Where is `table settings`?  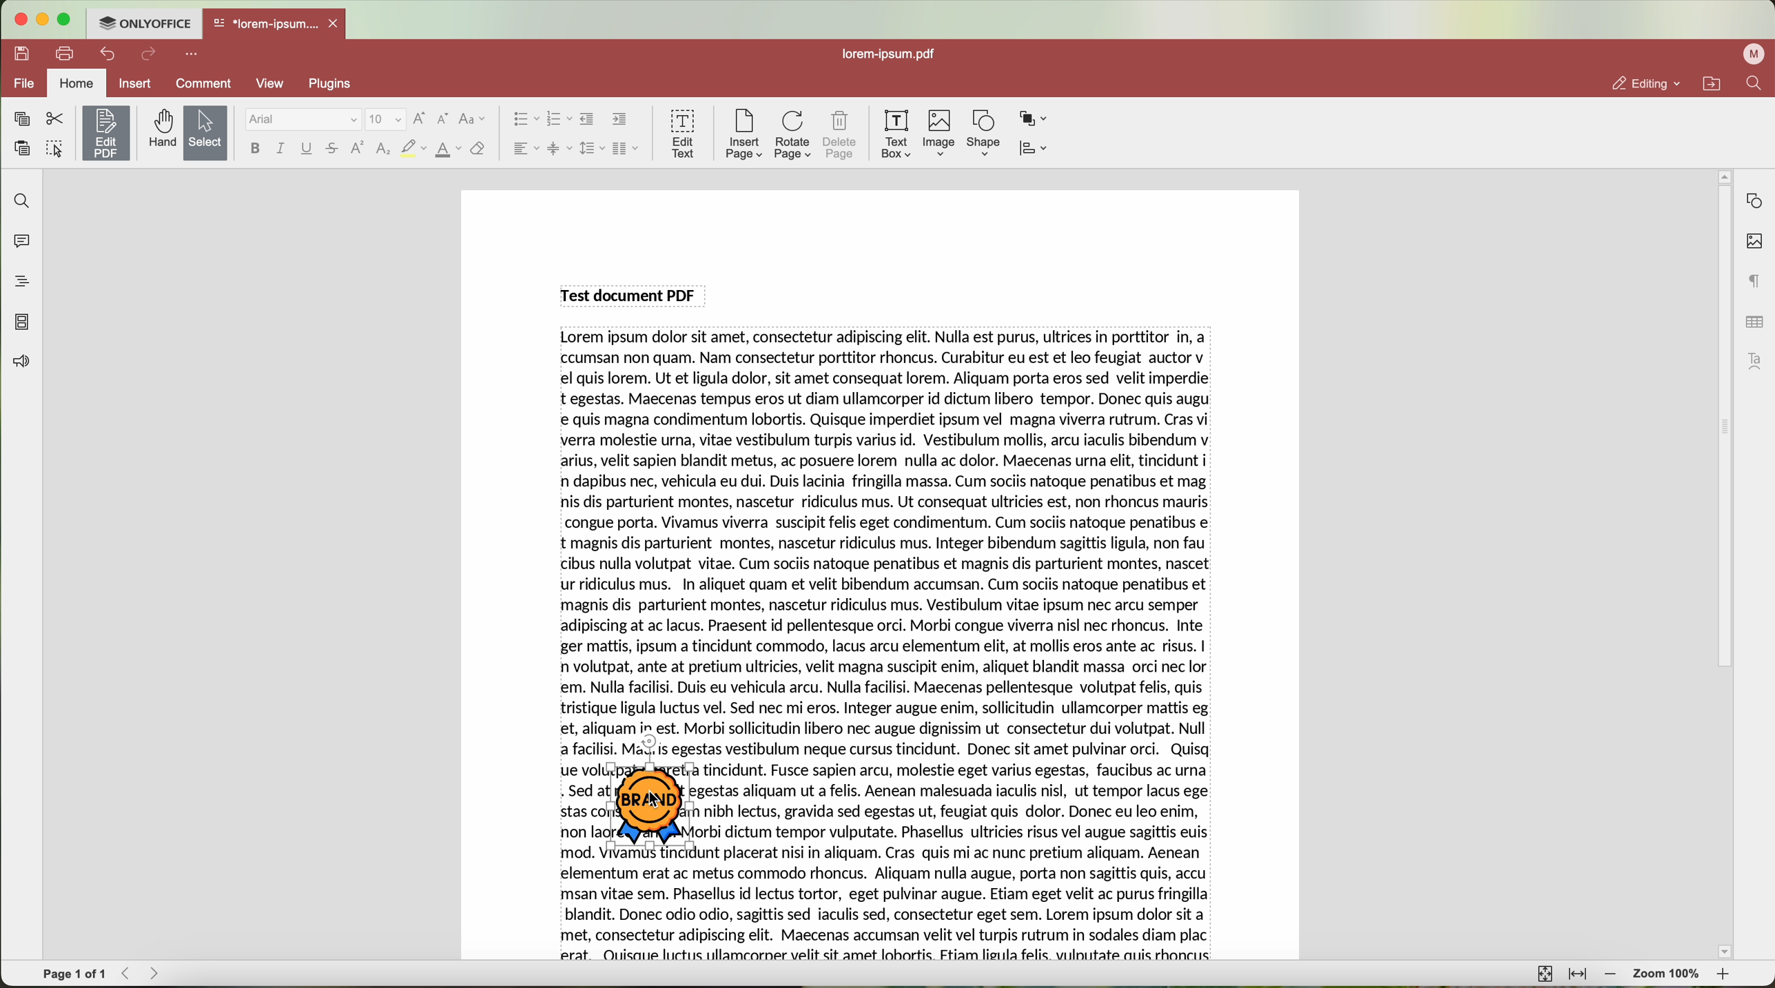
table settings is located at coordinates (1754, 322).